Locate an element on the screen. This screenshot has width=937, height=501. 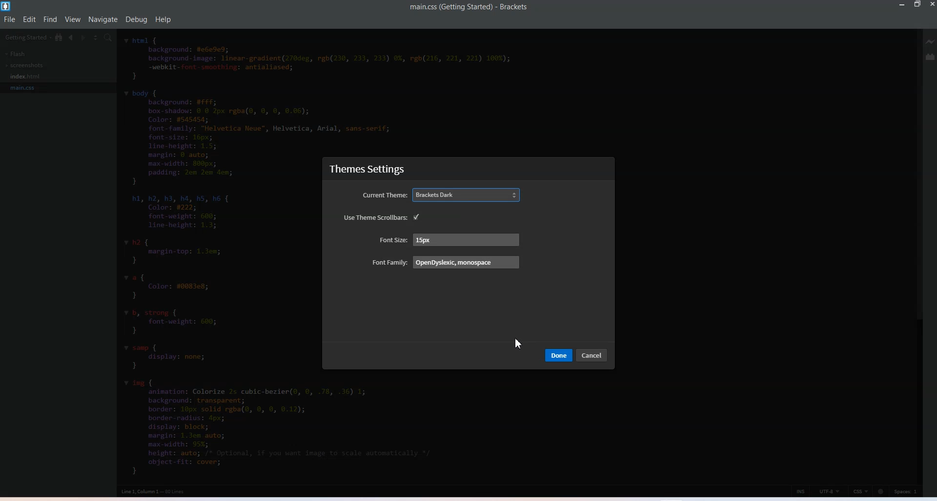
Maximize is located at coordinates (918, 5).